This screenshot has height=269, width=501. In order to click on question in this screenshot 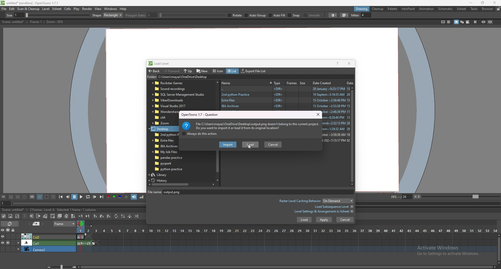, I will do `click(202, 114)`.